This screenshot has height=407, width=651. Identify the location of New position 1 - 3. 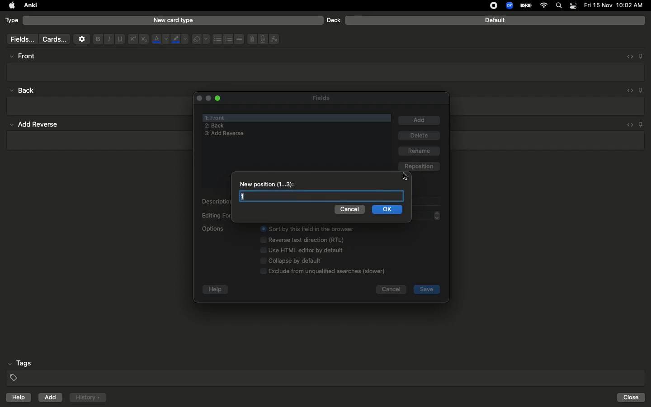
(269, 184).